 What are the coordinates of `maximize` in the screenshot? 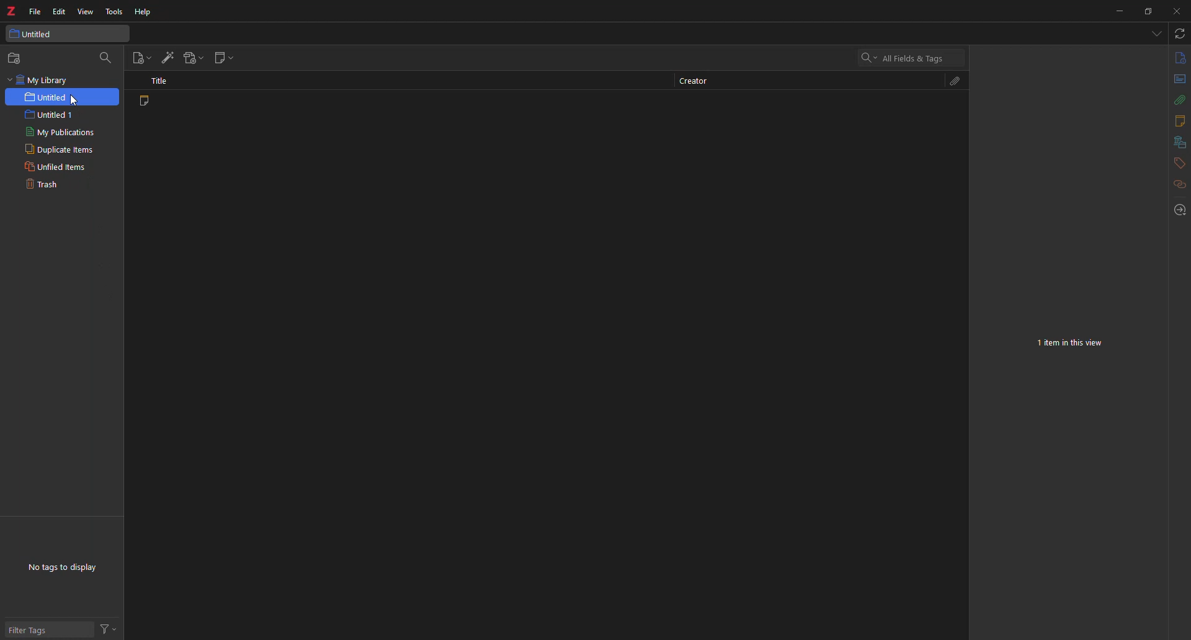 It's located at (1146, 14).